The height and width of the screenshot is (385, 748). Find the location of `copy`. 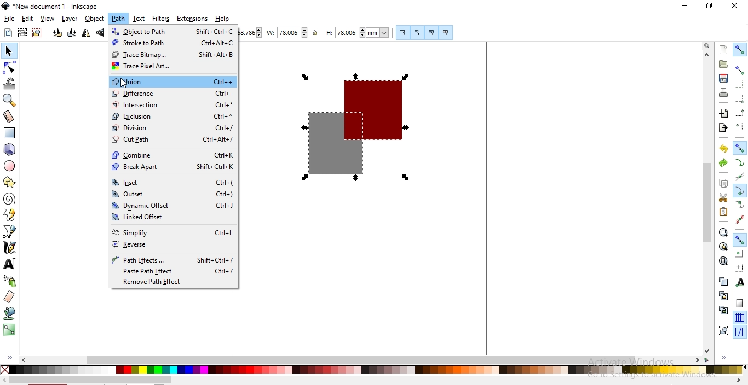

copy is located at coordinates (723, 183).